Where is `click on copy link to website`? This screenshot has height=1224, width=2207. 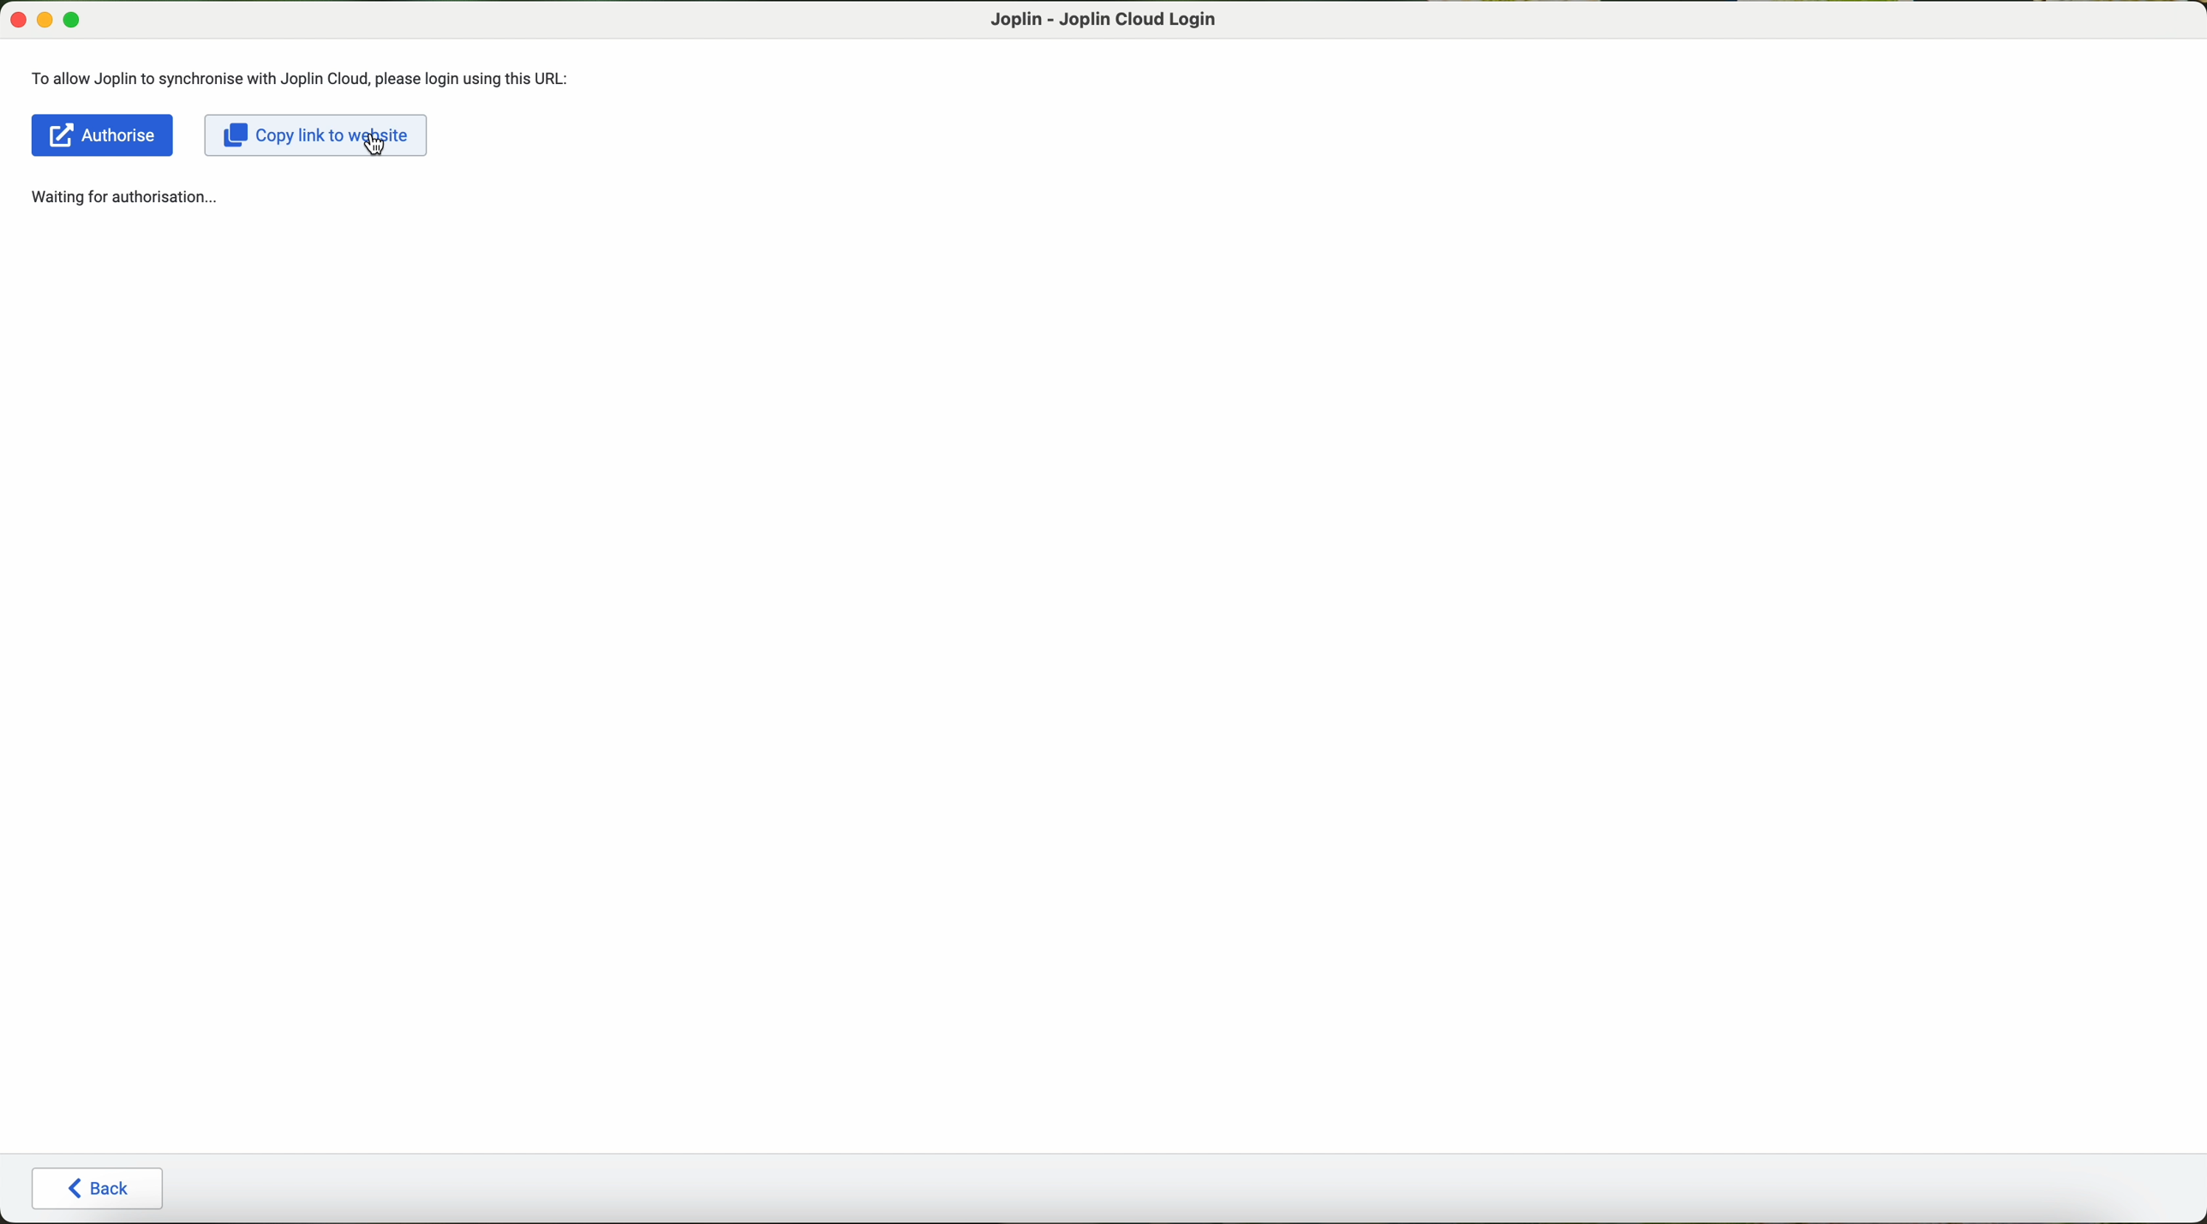 click on copy link to website is located at coordinates (320, 136).